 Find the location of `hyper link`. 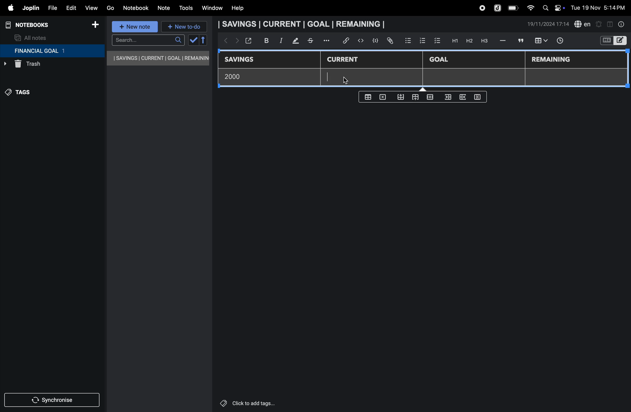

hyper link is located at coordinates (348, 41).